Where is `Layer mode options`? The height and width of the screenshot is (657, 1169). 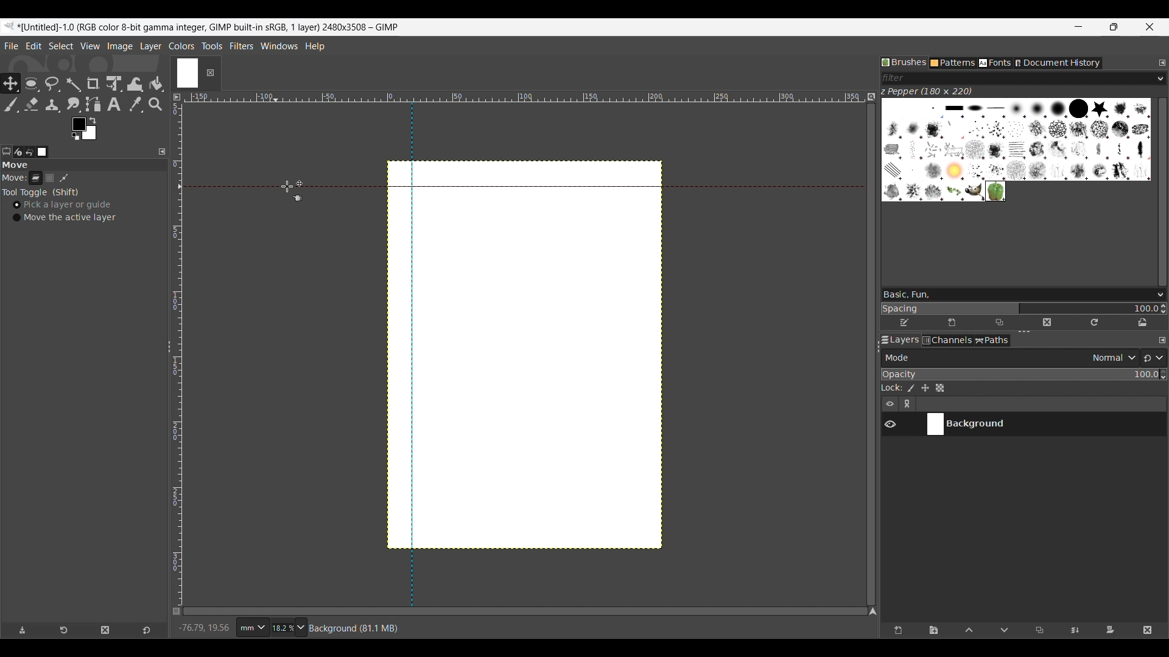 Layer mode options is located at coordinates (1009, 358).